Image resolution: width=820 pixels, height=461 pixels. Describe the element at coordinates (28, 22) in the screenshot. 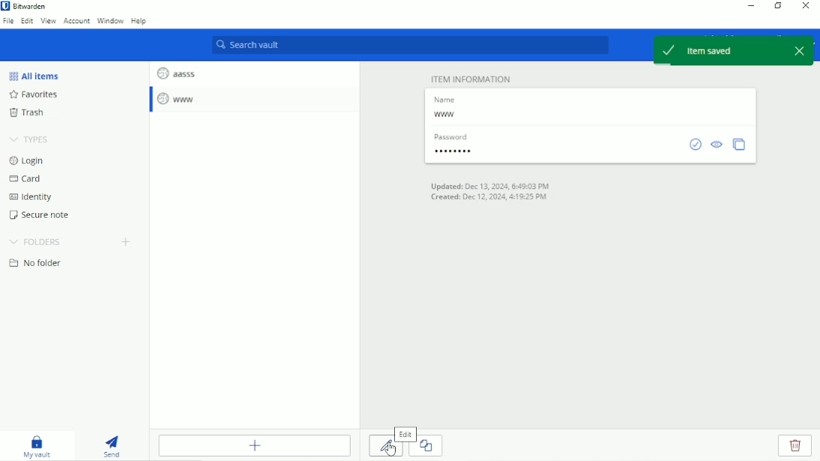

I see `Edit` at that location.